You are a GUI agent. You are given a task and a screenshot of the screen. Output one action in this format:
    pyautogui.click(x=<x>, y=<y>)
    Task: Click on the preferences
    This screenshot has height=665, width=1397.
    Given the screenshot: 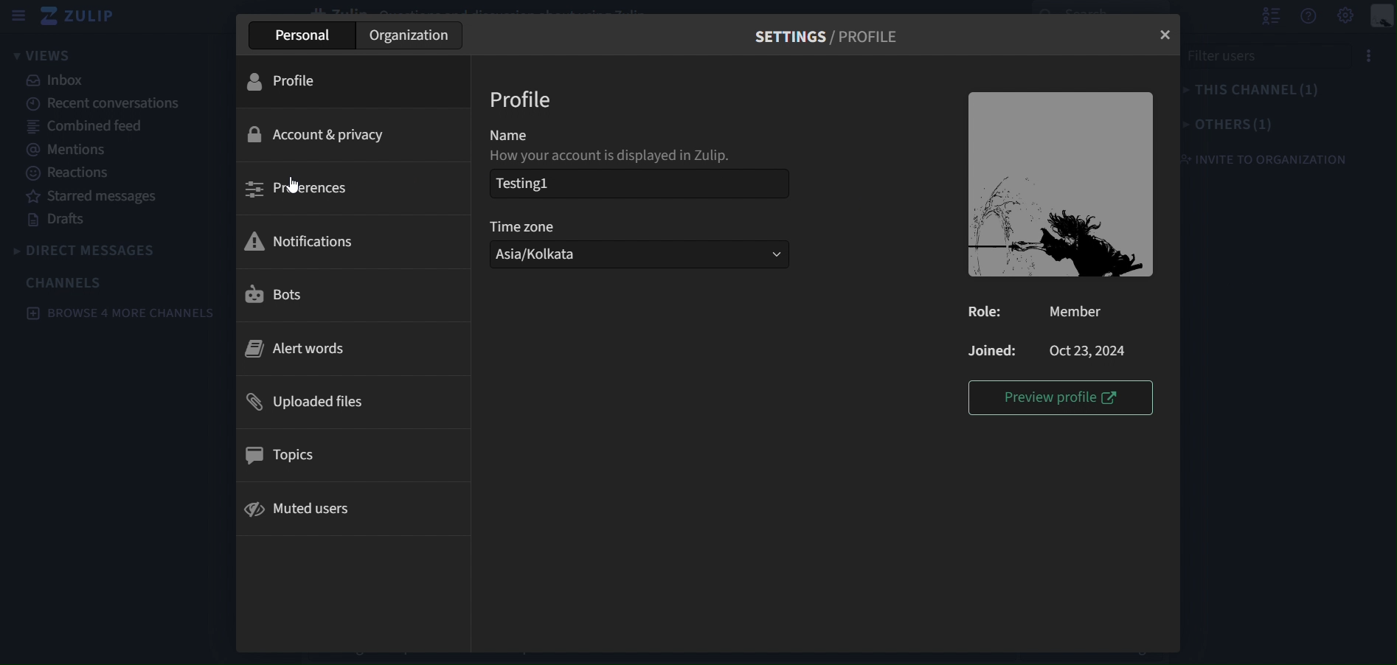 What is the action you would take?
    pyautogui.click(x=350, y=188)
    